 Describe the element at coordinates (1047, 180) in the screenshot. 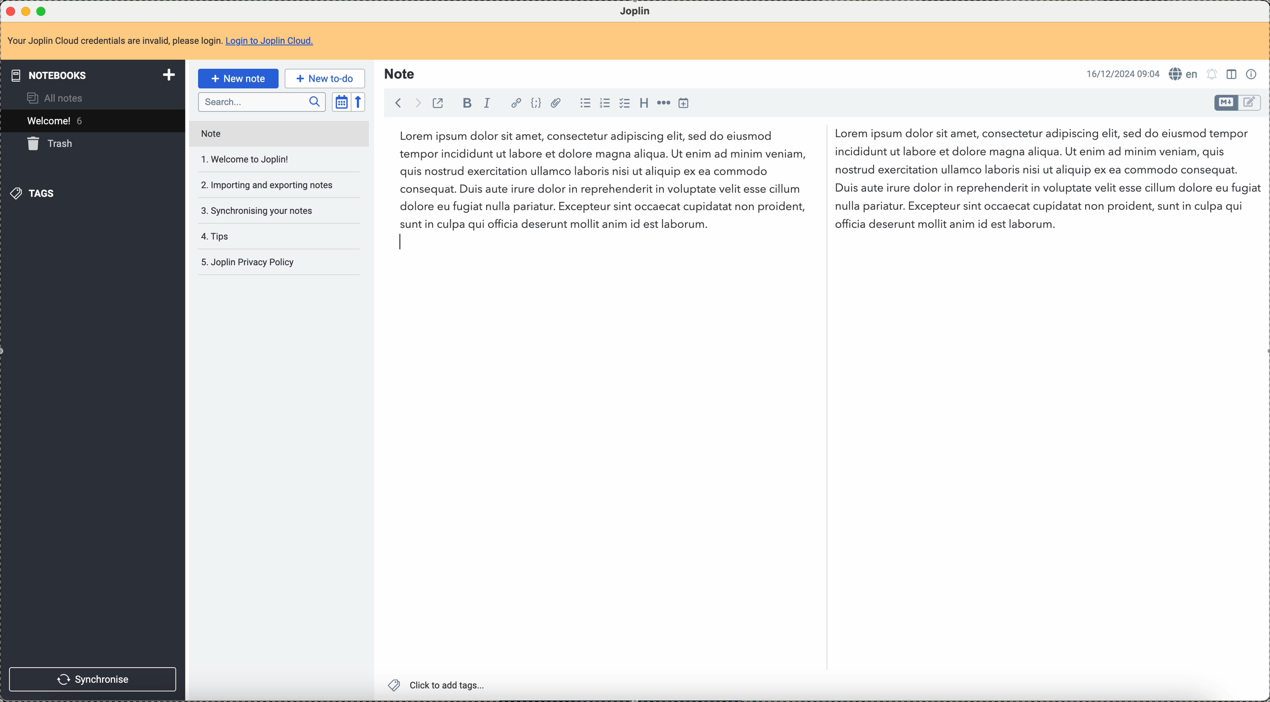

I see `Lorem ipsum dolor sit amet, consectetur...` at that location.